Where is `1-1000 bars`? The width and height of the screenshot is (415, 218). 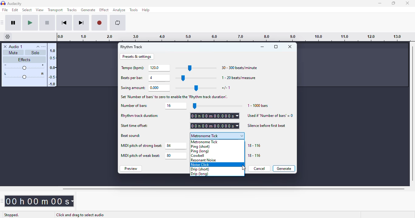 1-1000 bars is located at coordinates (258, 106).